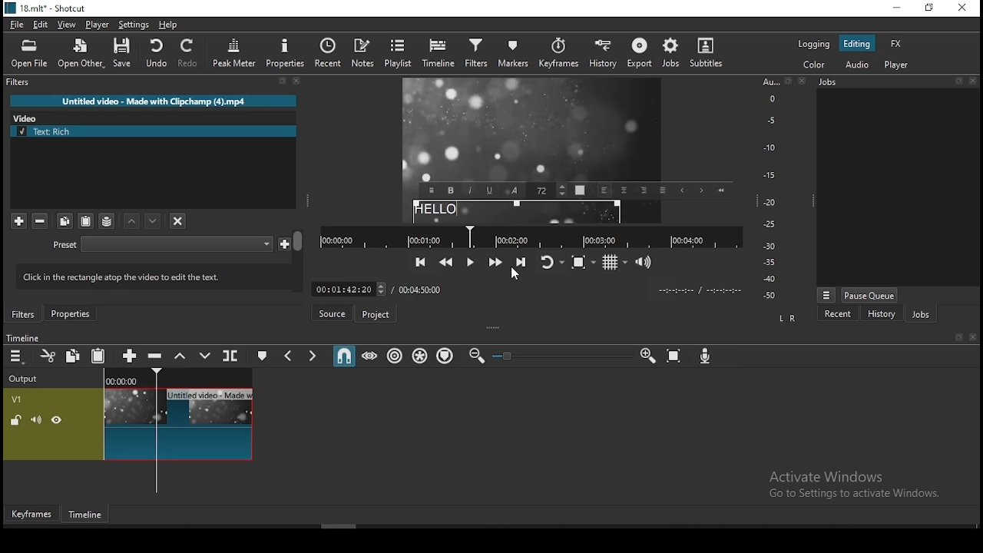  What do you see at coordinates (839, 313) in the screenshot?
I see `recent` at bounding box center [839, 313].